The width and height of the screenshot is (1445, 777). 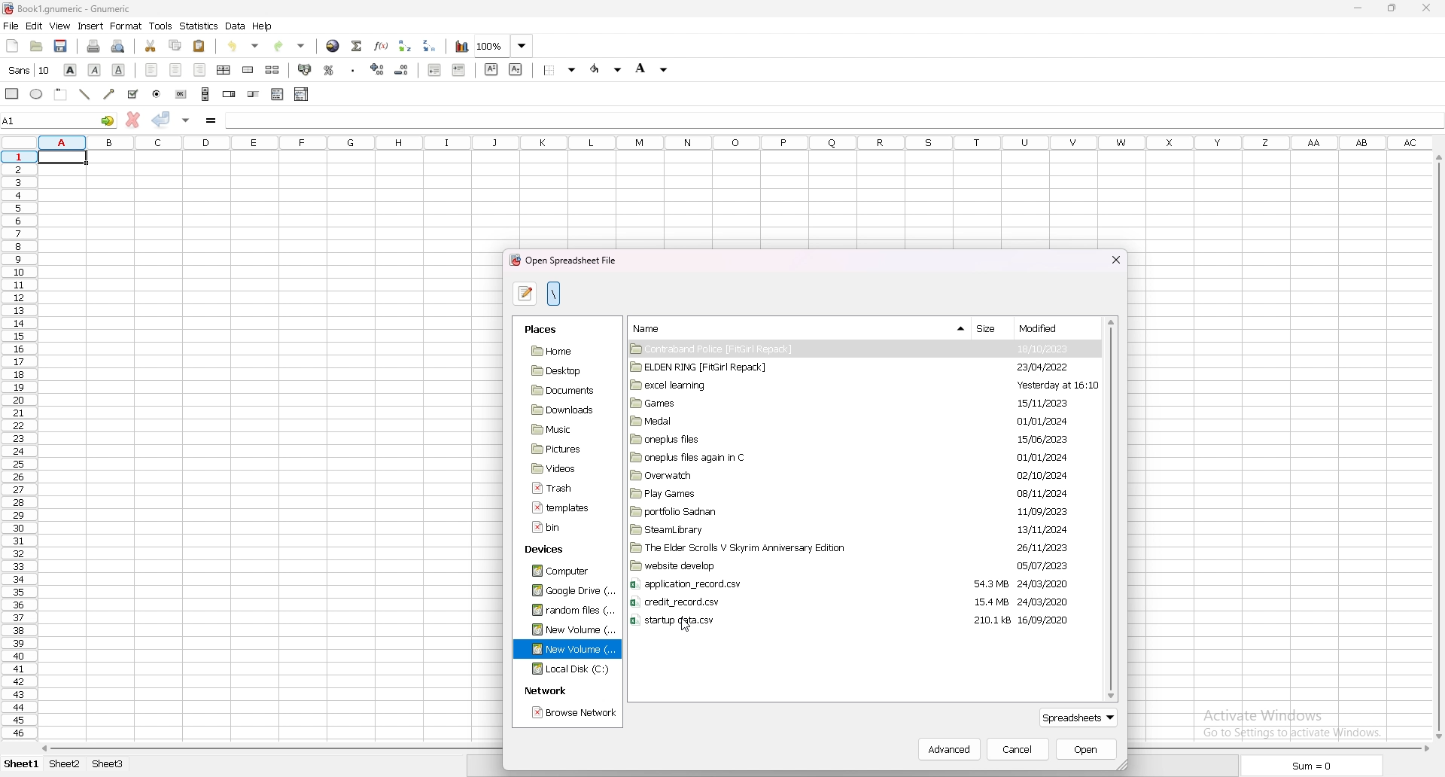 What do you see at coordinates (567, 629) in the screenshot?
I see `folder` at bounding box center [567, 629].